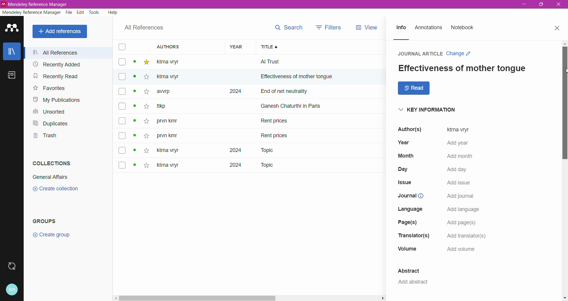  Describe the element at coordinates (463, 28) in the screenshot. I see `Notebook` at that location.